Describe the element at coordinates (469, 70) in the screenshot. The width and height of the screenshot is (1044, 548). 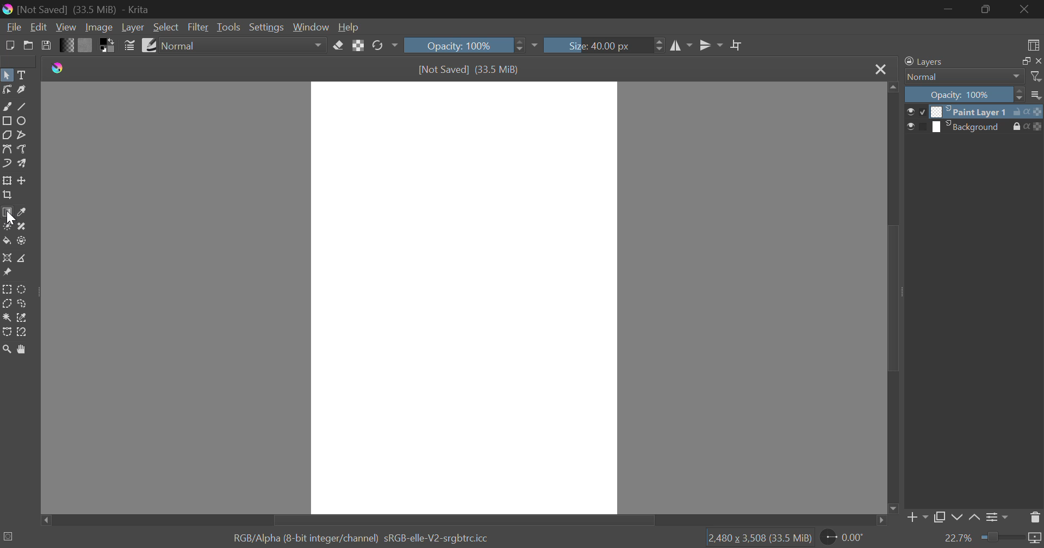
I see `[Not Saved] (33.5 MiB)` at that location.